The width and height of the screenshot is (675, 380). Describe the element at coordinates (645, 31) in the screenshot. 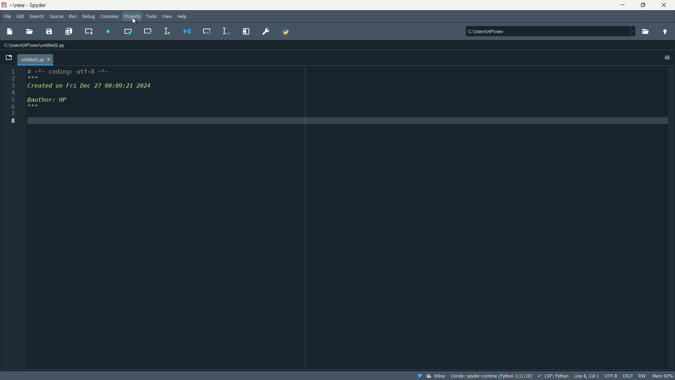

I see `browse directory` at that location.